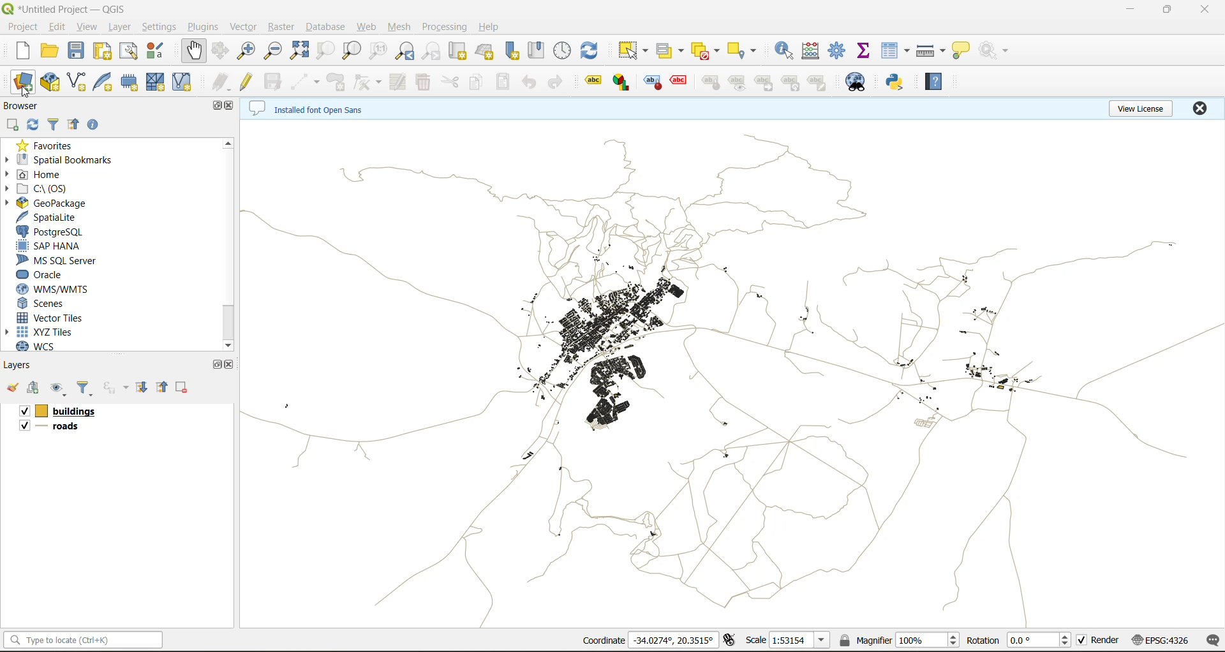 This screenshot has height=652, width=1225. What do you see at coordinates (45, 275) in the screenshot?
I see `oracle` at bounding box center [45, 275].